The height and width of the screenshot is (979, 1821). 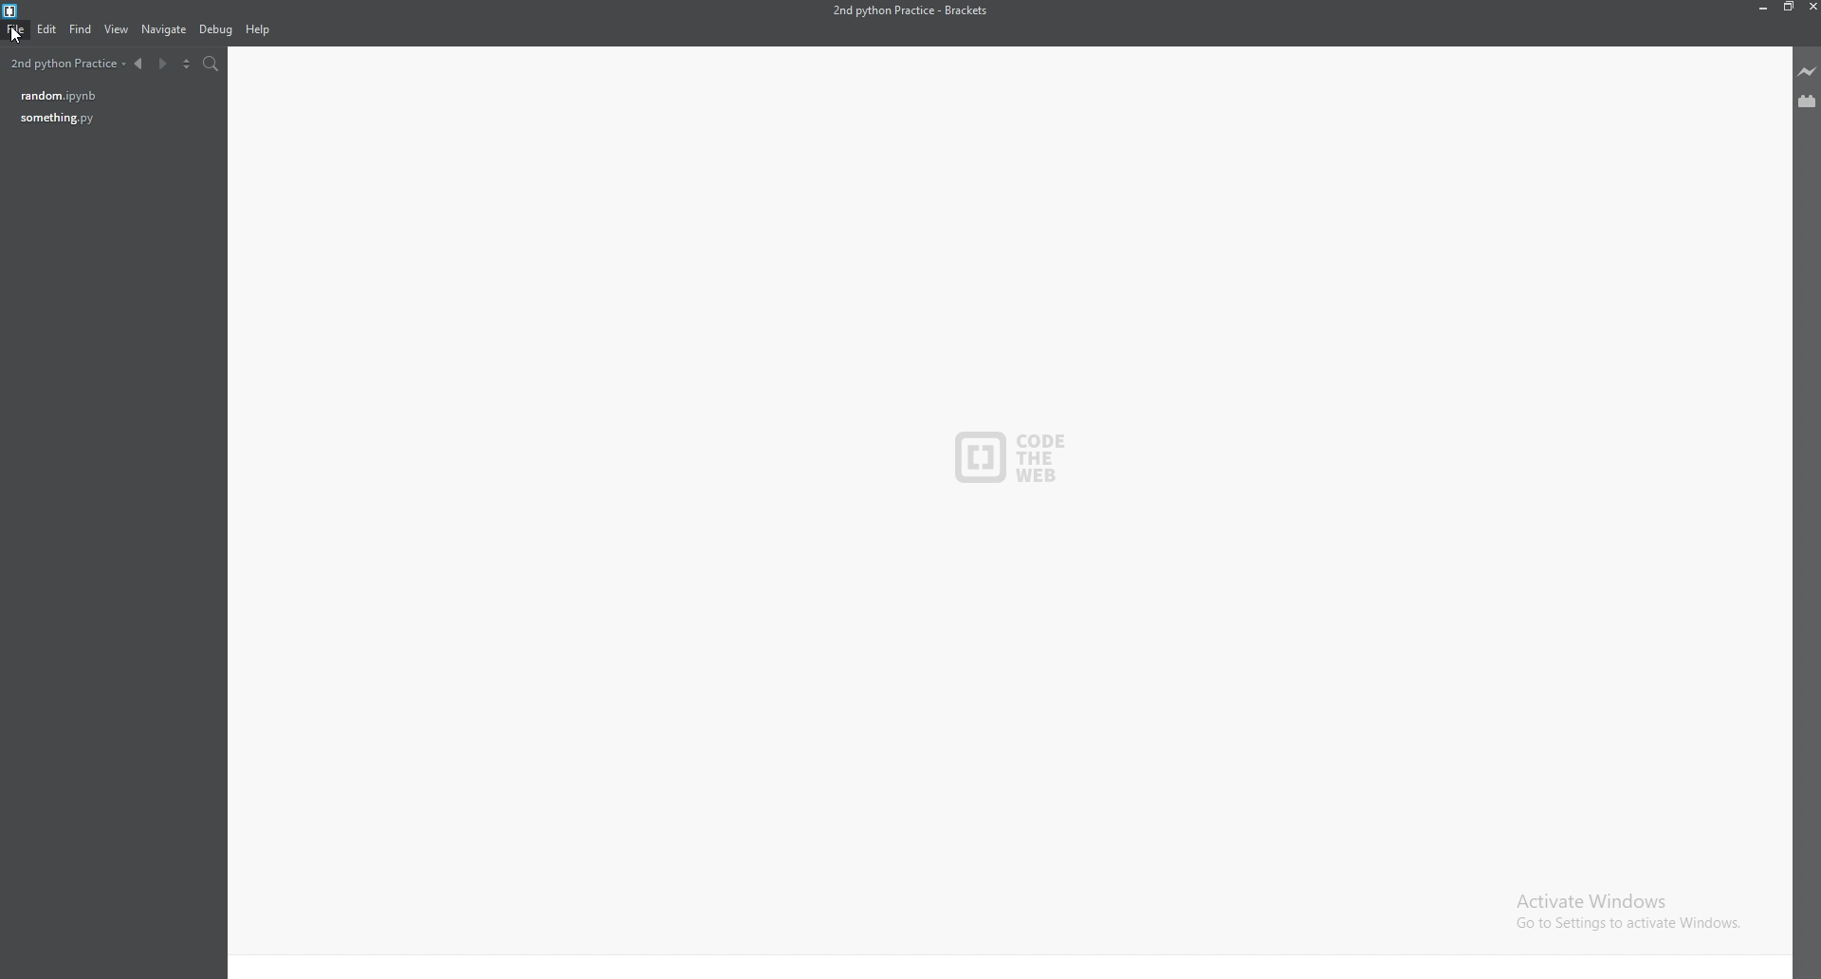 What do you see at coordinates (1788, 8) in the screenshot?
I see `resize` at bounding box center [1788, 8].